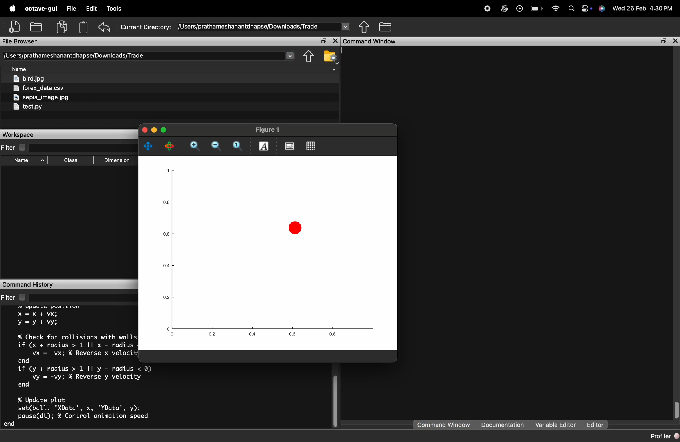 Image resolution: width=680 pixels, height=442 pixels. I want to click on figure 1, so click(268, 129).